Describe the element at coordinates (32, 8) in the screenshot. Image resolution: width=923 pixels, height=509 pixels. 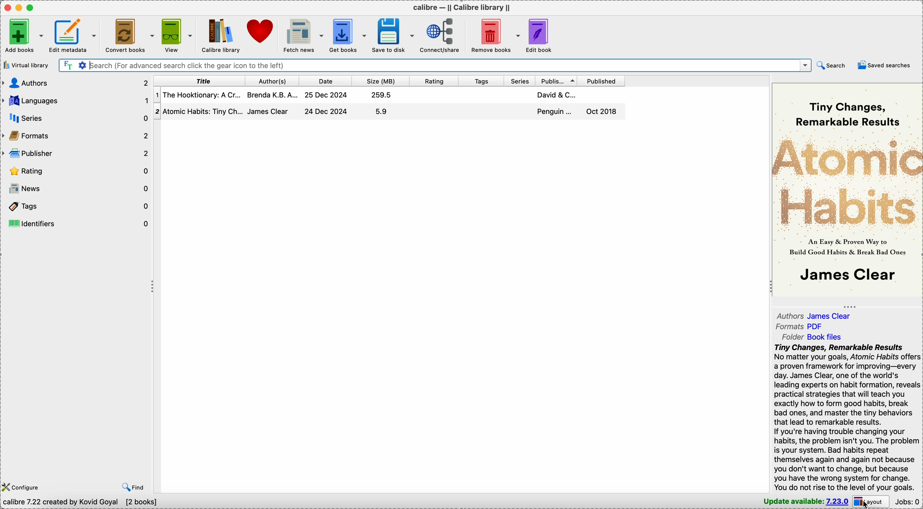
I see `maximize` at that location.